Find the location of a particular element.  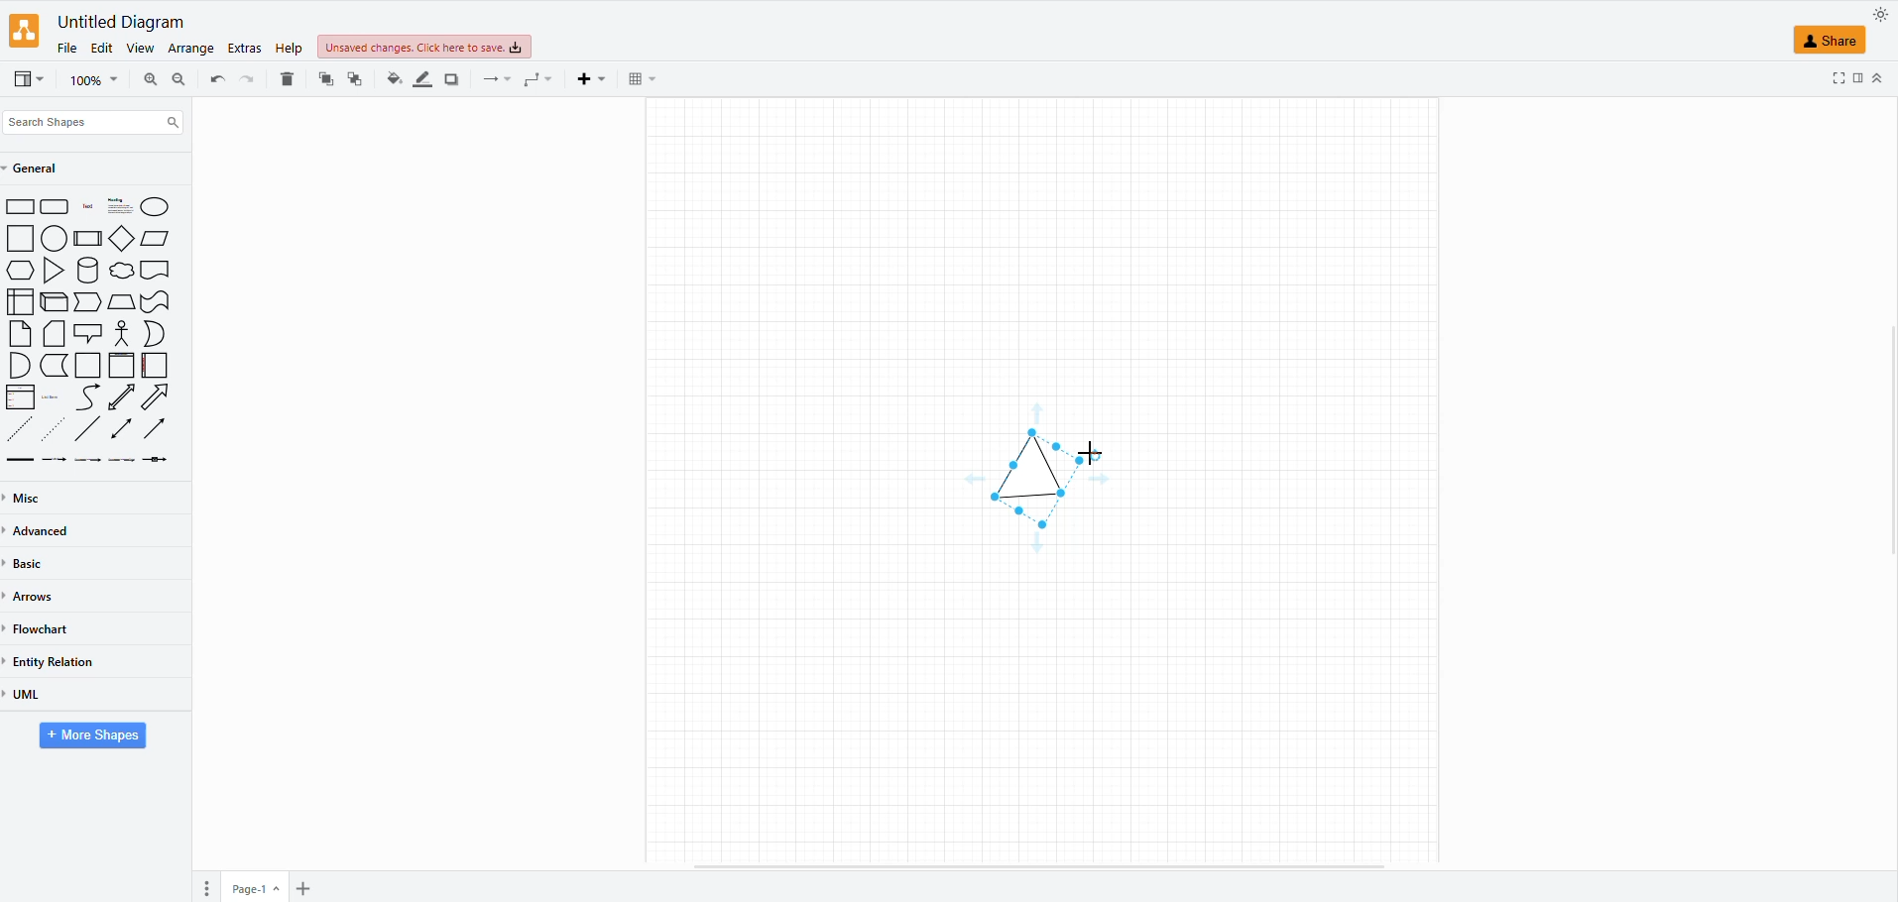

line color is located at coordinates (419, 77).